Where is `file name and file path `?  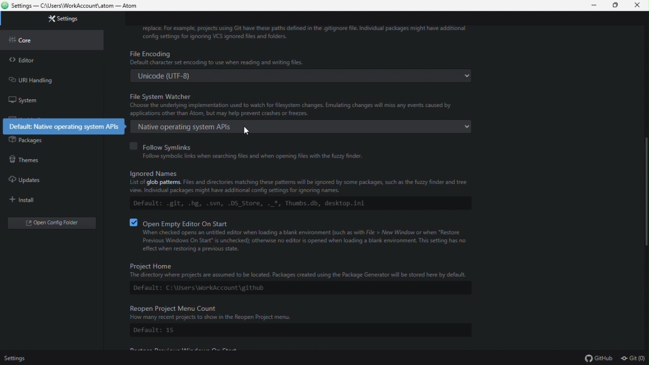 file name and file path  is located at coordinates (73, 5).